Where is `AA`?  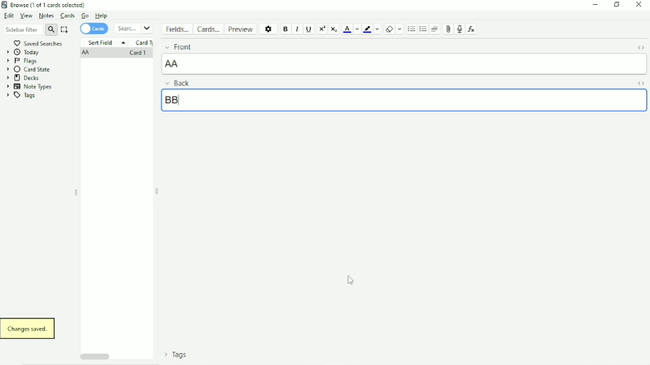 AA is located at coordinates (173, 64).